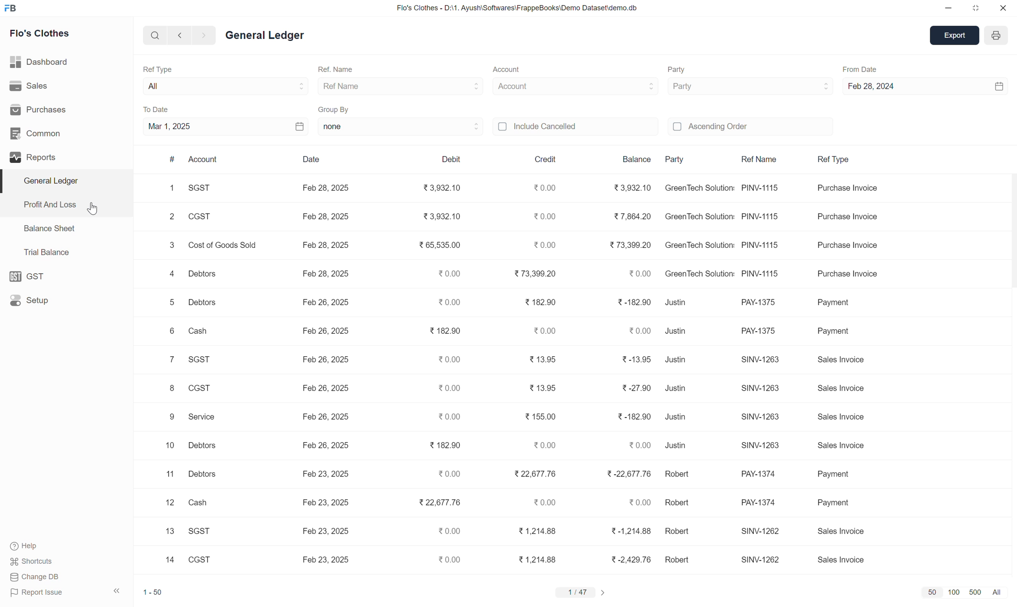 This screenshot has width=1017, height=607. Describe the element at coordinates (758, 359) in the screenshot. I see `SINV-1263` at that location.